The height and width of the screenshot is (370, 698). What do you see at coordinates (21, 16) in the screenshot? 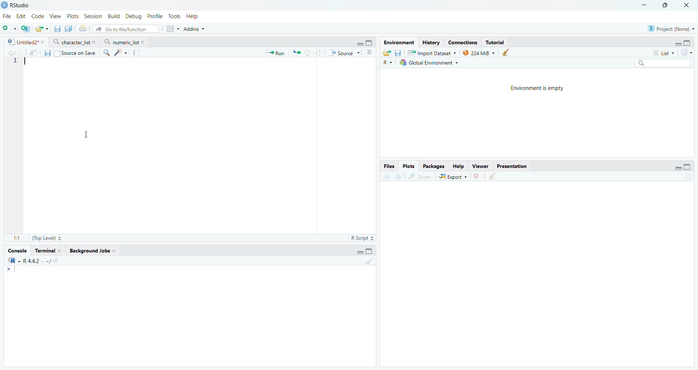
I see `Edit` at bounding box center [21, 16].